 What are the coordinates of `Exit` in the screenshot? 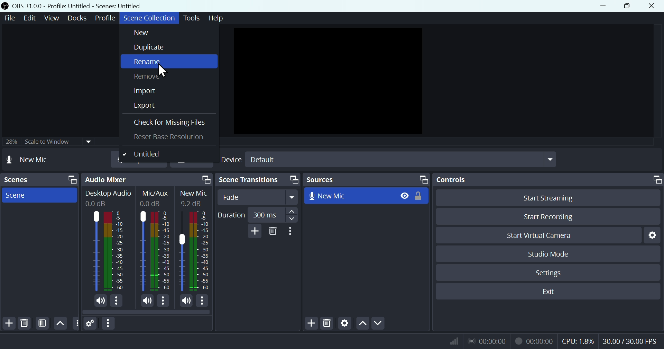 It's located at (549, 292).